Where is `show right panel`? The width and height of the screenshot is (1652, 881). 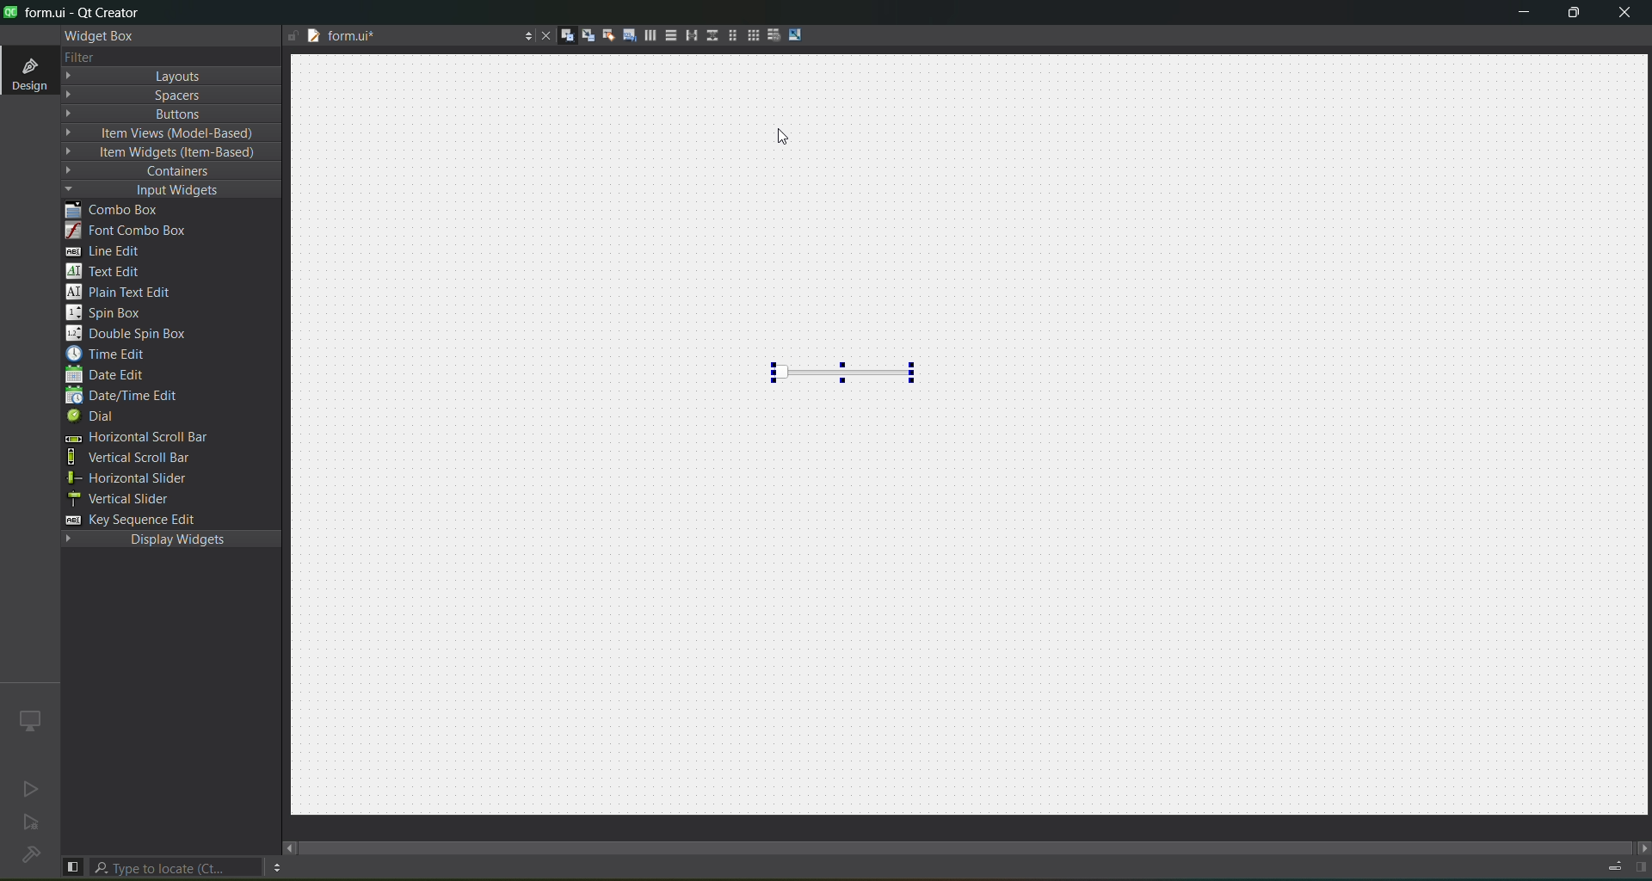 show right panel is located at coordinates (1642, 864).